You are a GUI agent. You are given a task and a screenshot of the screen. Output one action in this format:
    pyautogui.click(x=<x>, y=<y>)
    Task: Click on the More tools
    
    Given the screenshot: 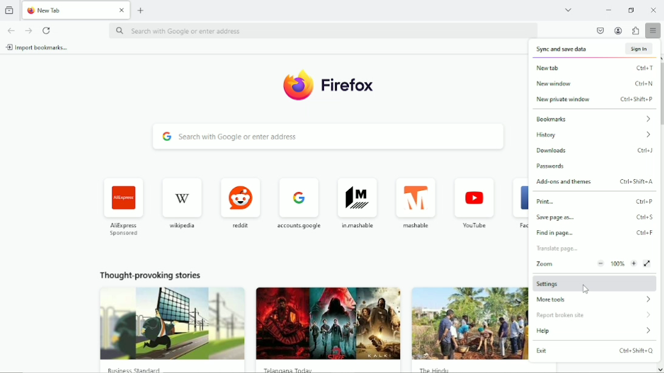 What is the action you would take?
    pyautogui.click(x=593, y=299)
    